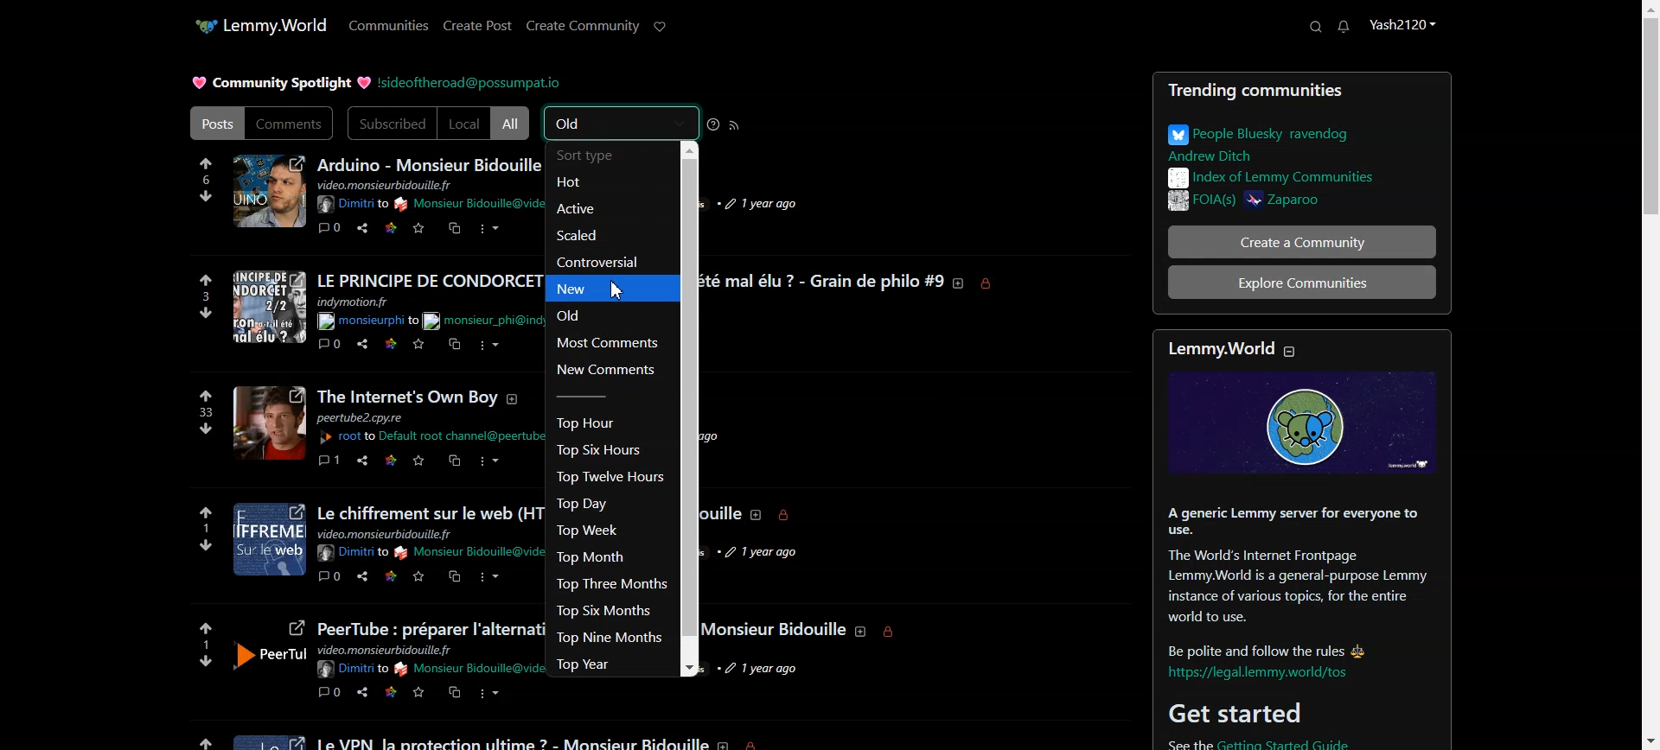 The height and width of the screenshot is (750, 1660). What do you see at coordinates (418, 575) in the screenshot?
I see `` at bounding box center [418, 575].